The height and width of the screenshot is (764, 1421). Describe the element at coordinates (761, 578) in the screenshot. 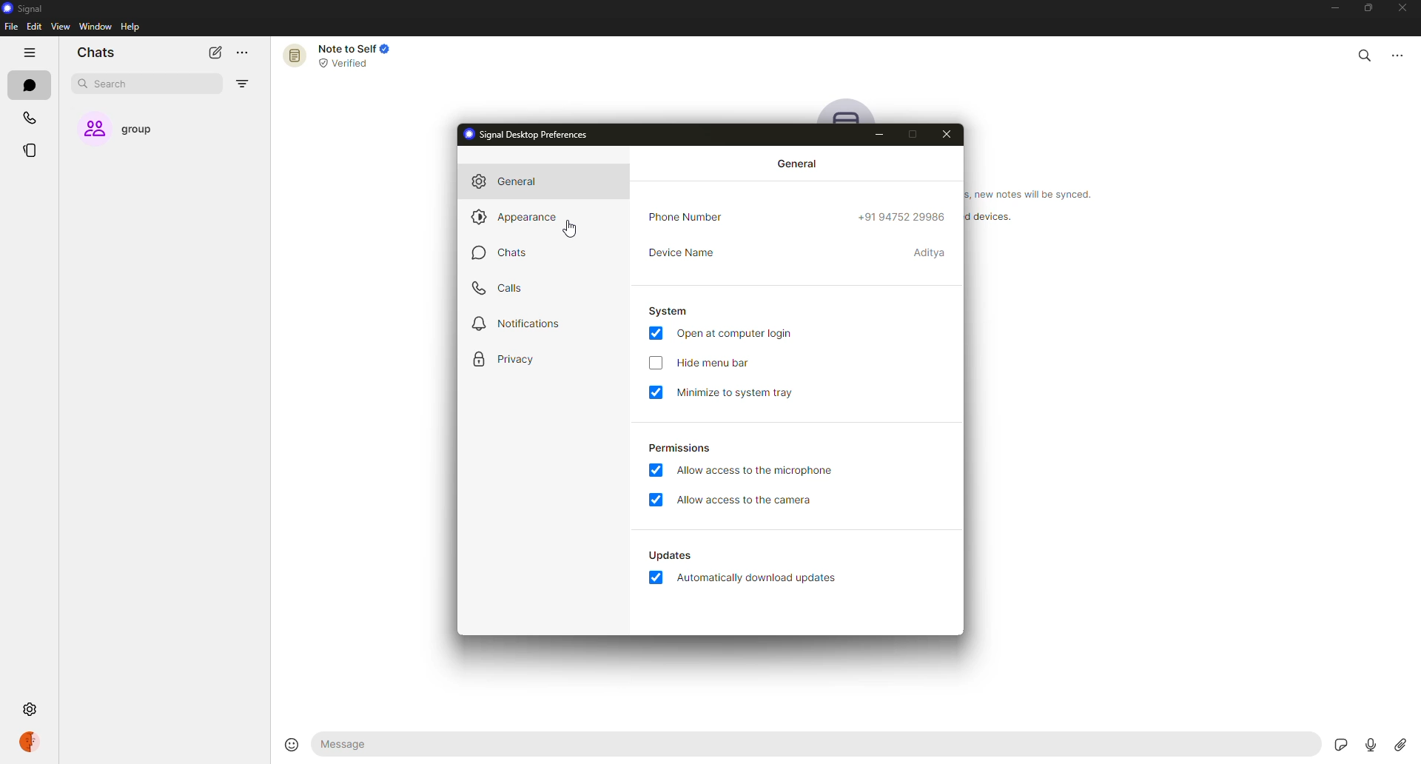

I see `automatically download updates` at that location.